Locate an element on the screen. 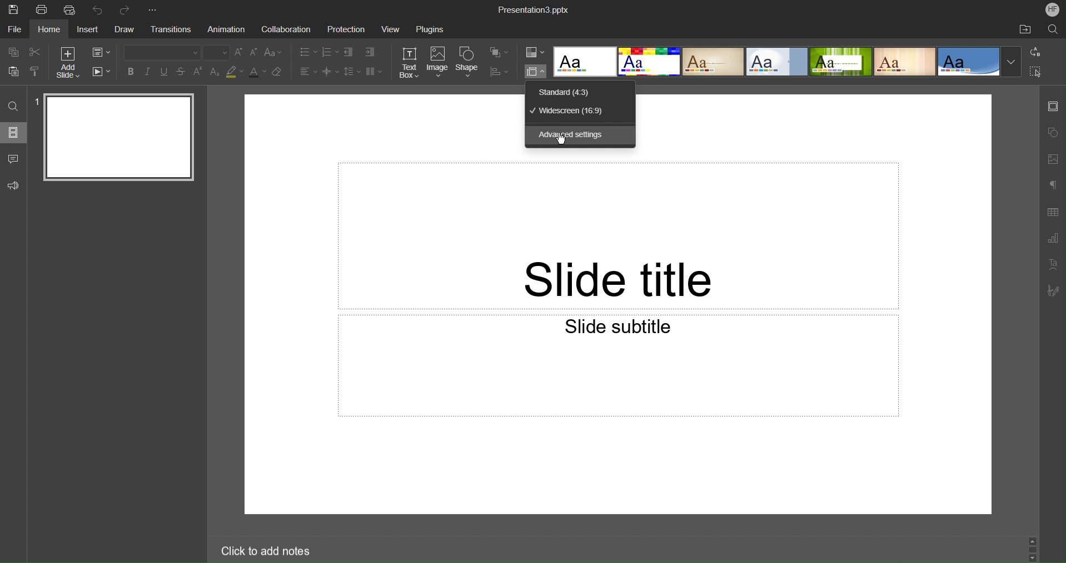  Print is located at coordinates (42, 9).